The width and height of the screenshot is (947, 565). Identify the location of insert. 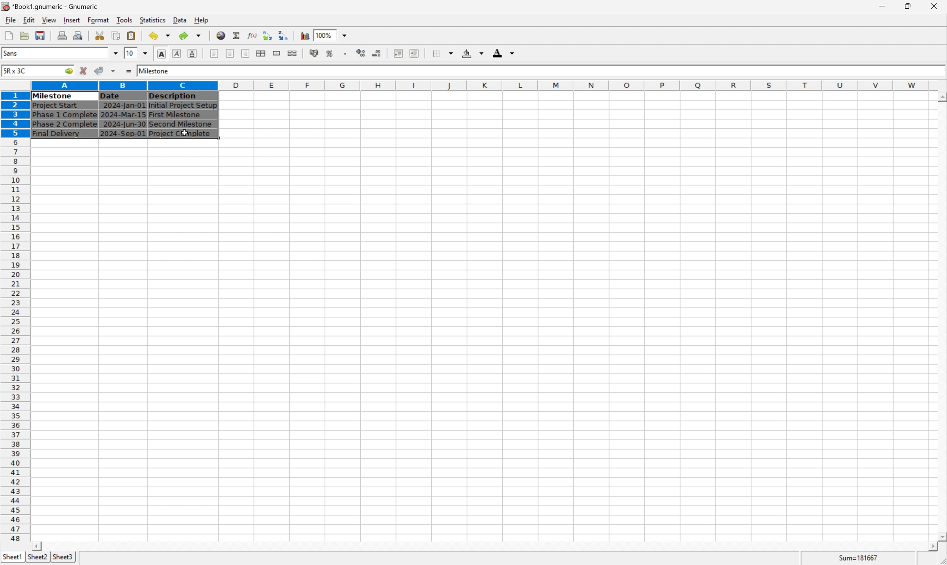
(72, 21).